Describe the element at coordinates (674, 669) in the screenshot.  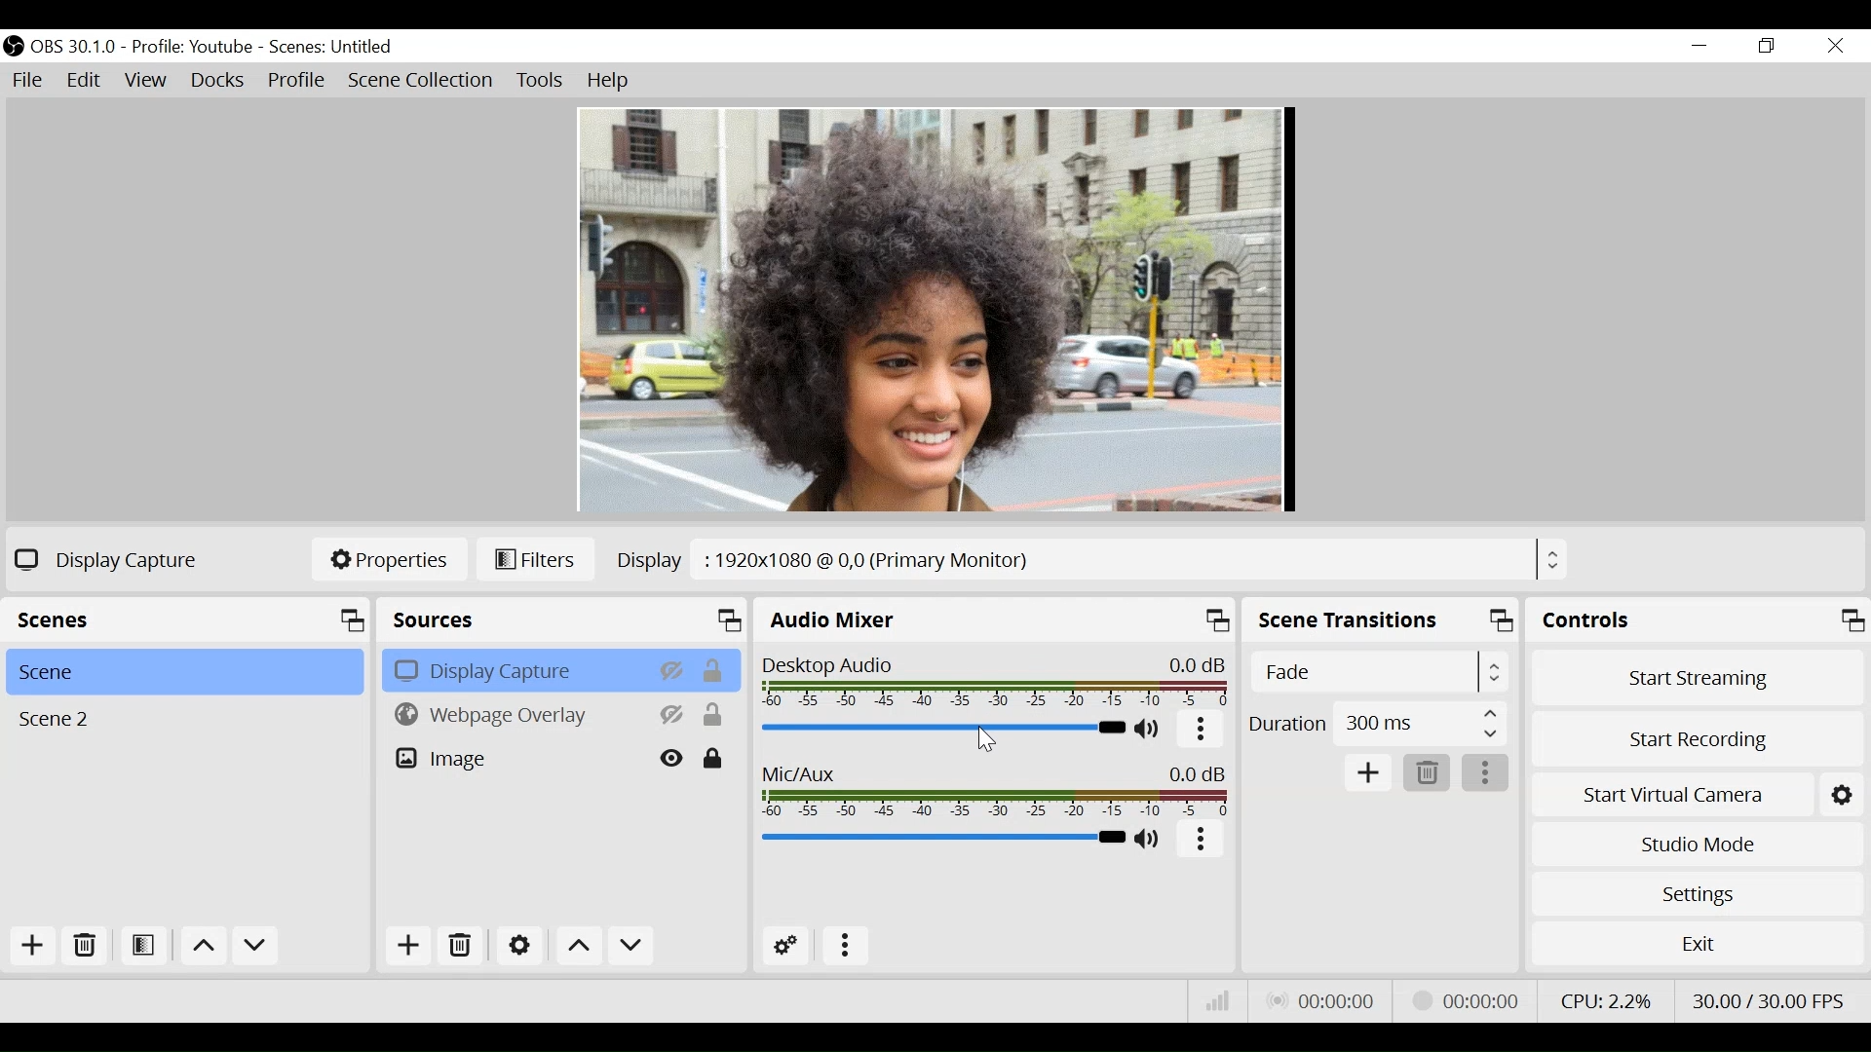
I see `hide/display` at that location.